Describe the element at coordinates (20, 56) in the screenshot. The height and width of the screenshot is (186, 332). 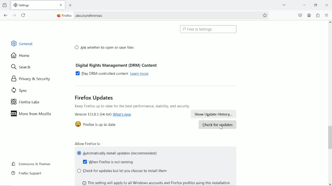
I see `home` at that location.